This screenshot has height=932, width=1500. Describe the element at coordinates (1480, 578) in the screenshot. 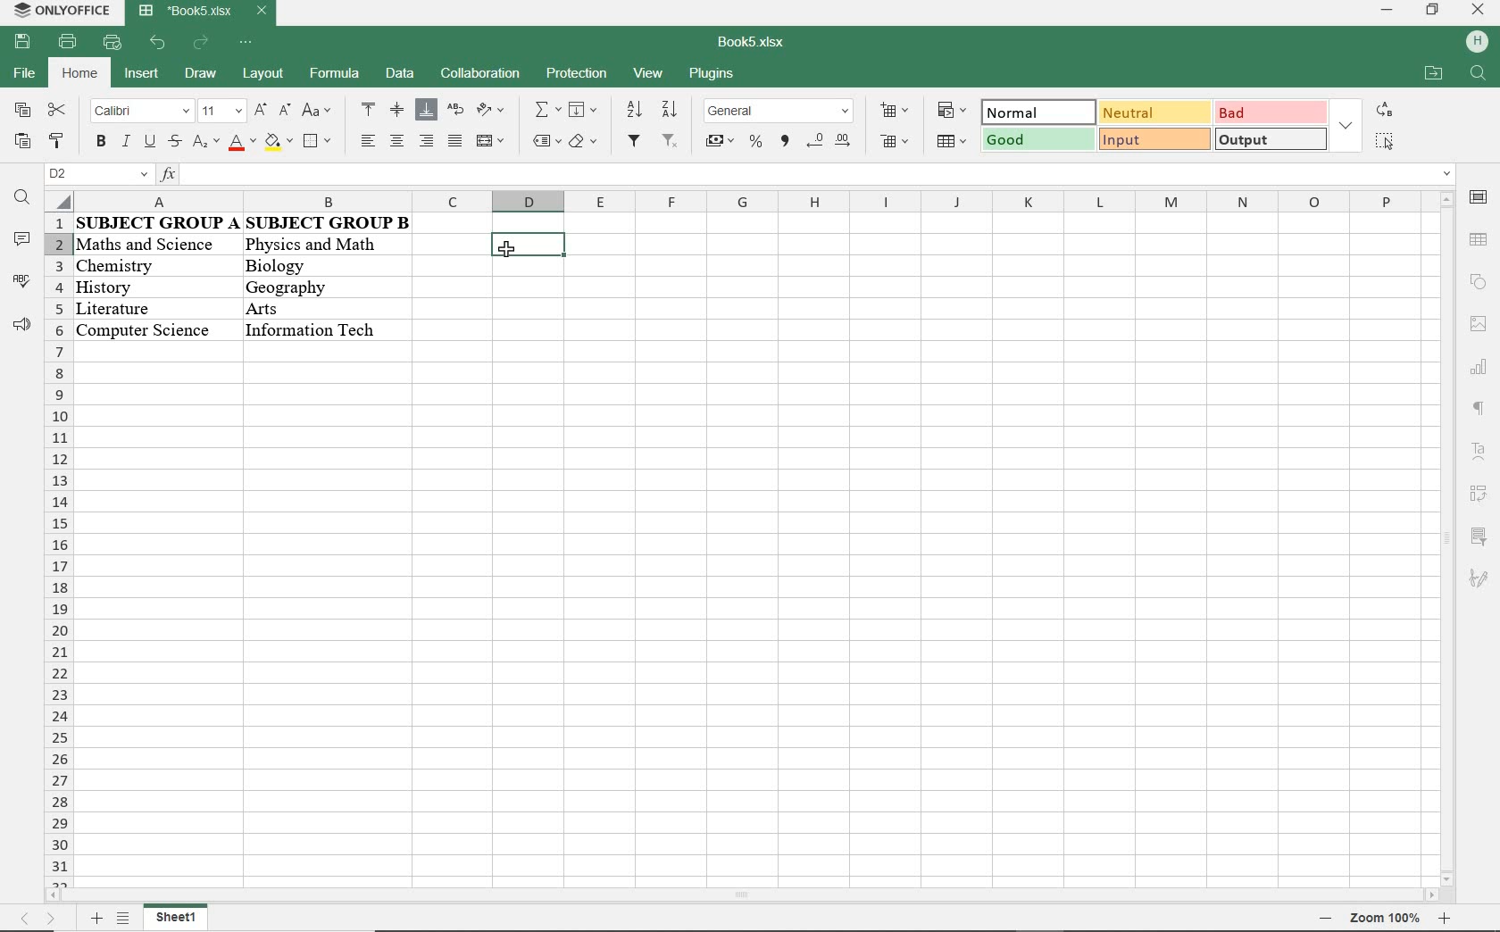

I see `sign` at that location.